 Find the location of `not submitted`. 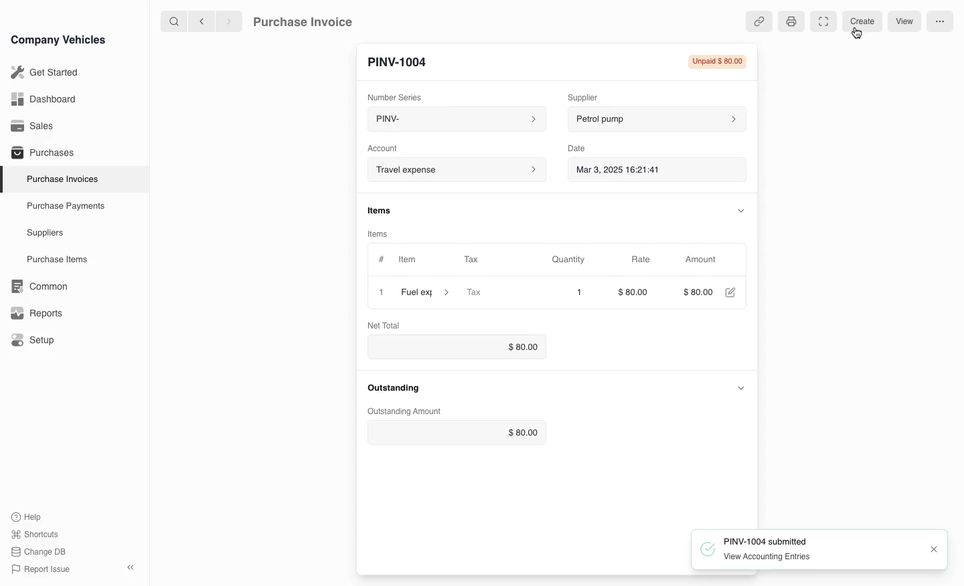

not submitted is located at coordinates (716, 63).